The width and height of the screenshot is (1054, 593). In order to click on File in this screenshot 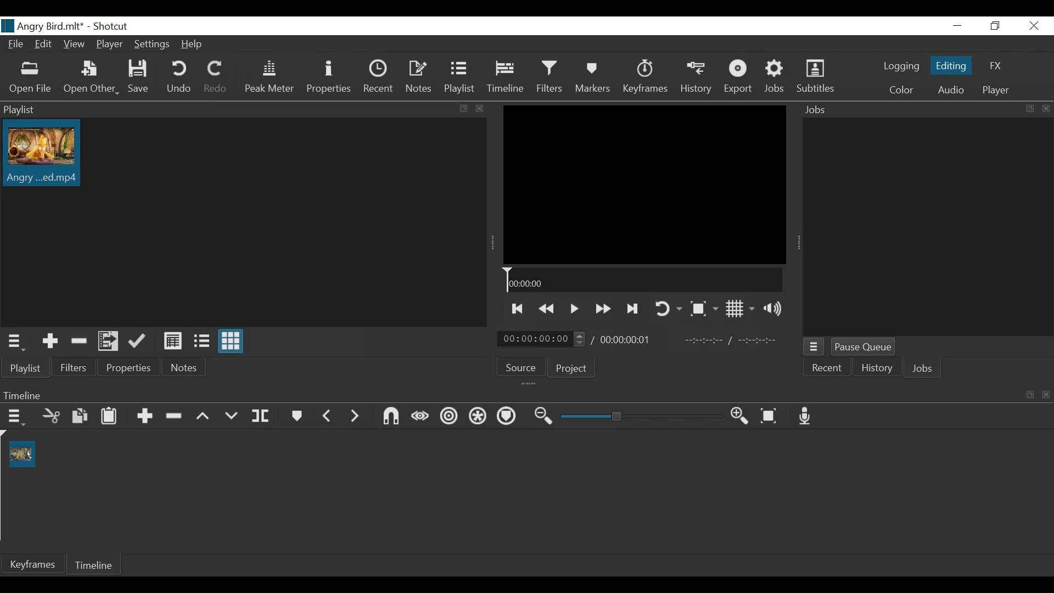, I will do `click(15, 43)`.